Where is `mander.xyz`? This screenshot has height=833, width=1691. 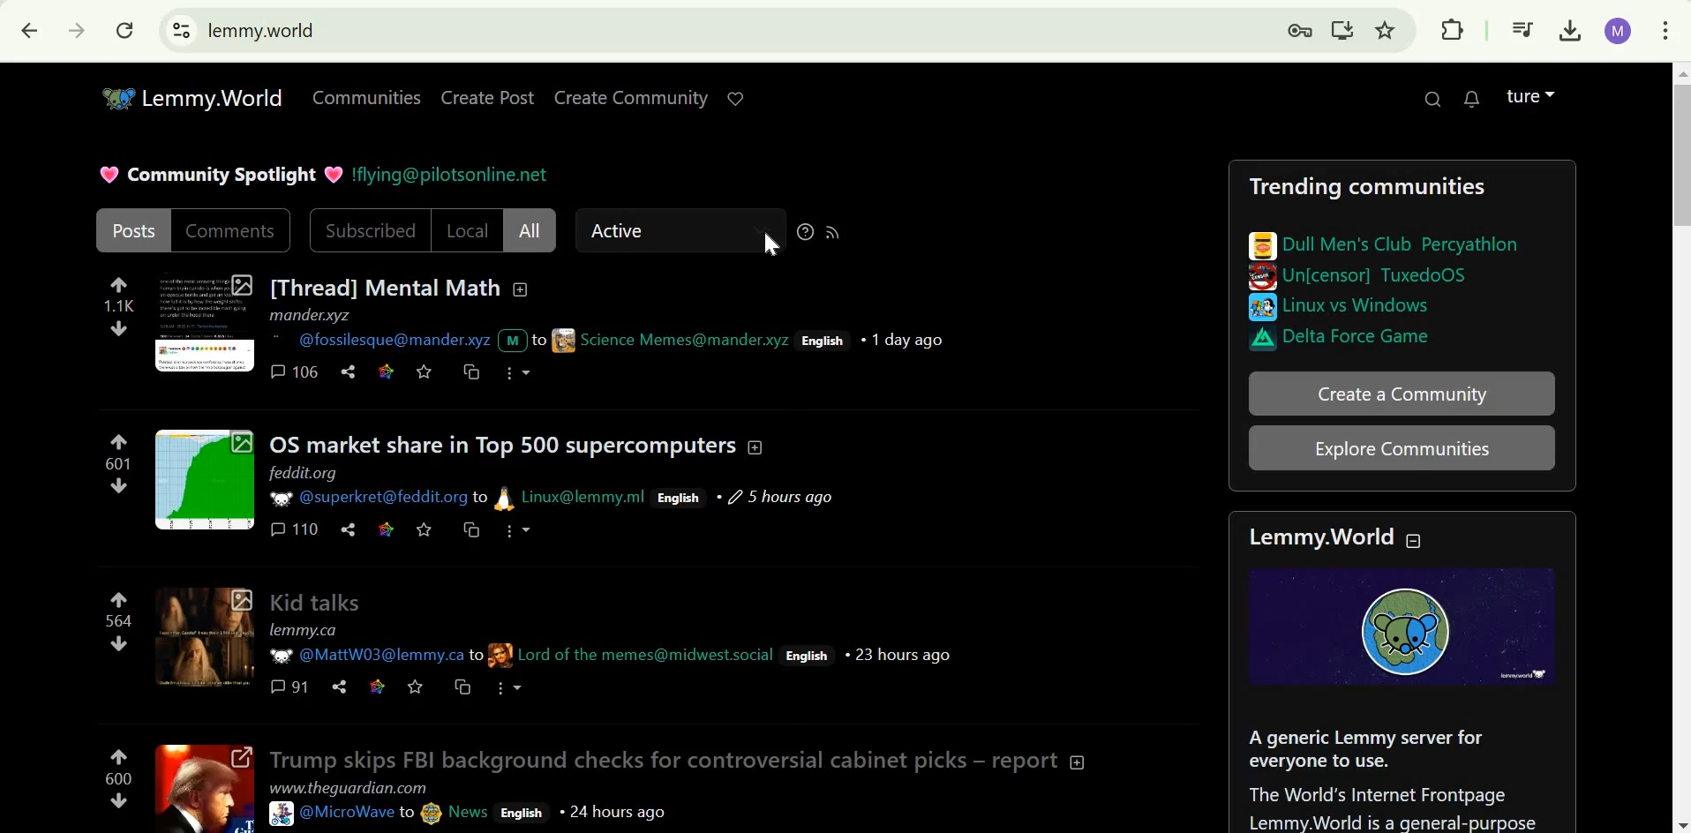 mander.xyz is located at coordinates (312, 315).